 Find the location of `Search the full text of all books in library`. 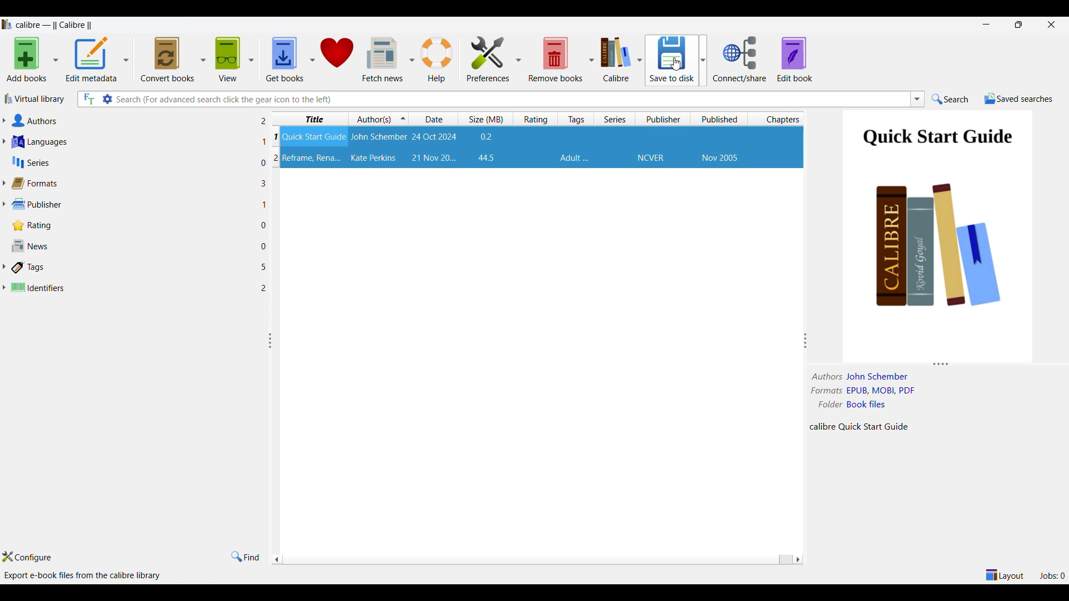

Search the full text of all books in library is located at coordinates (88, 99).